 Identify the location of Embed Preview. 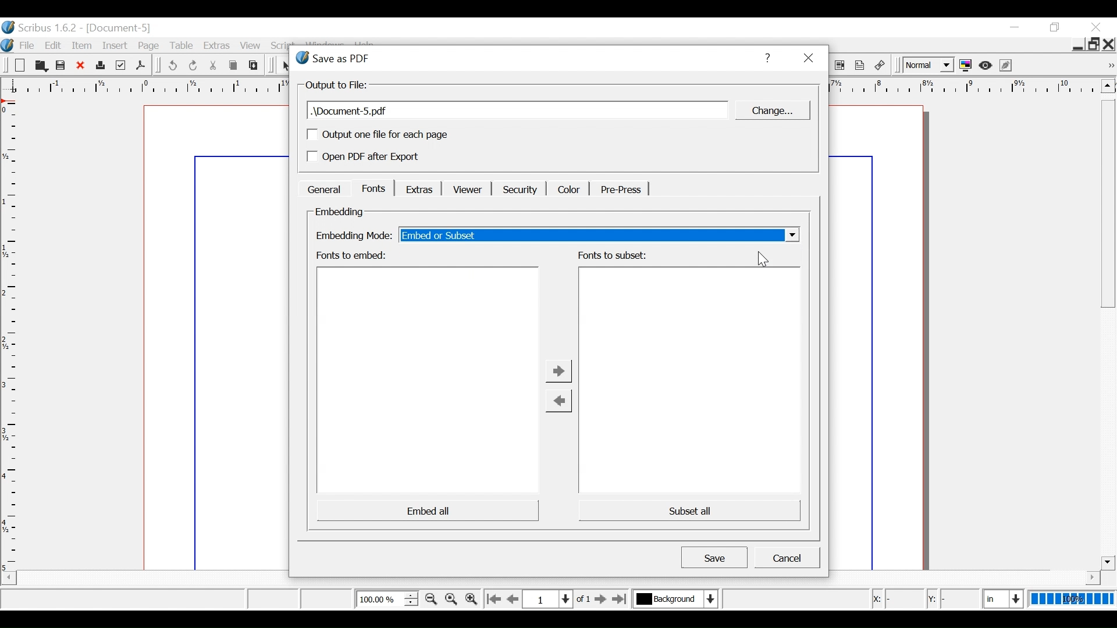
(428, 380).